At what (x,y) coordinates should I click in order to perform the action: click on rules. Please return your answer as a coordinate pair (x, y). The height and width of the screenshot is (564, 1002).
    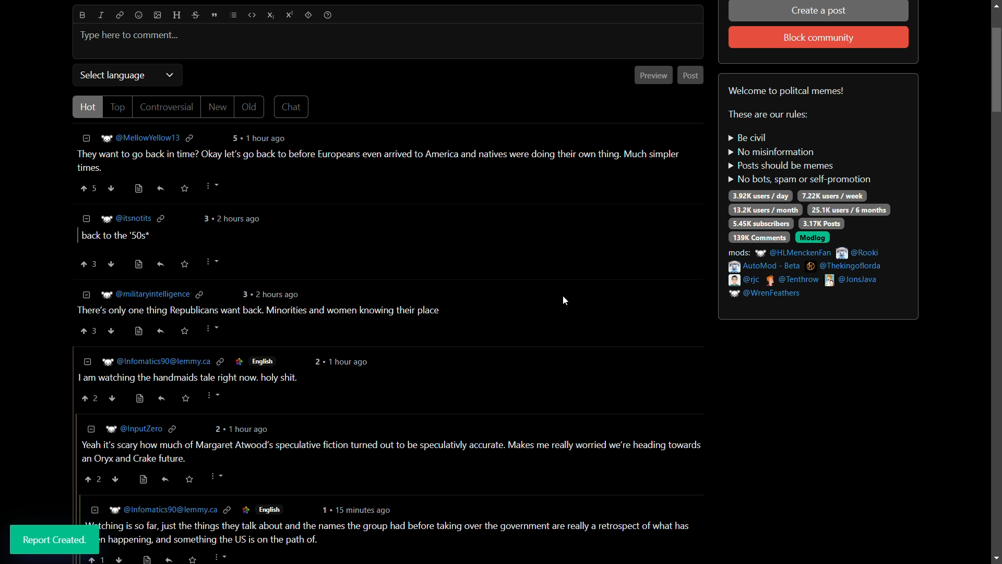
    Looking at the image, I should click on (799, 160).